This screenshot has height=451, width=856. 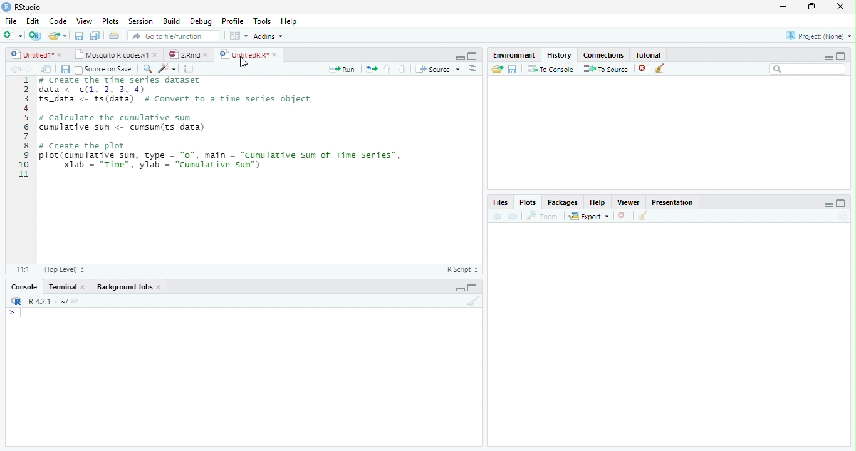 I want to click on Console, so click(x=24, y=286).